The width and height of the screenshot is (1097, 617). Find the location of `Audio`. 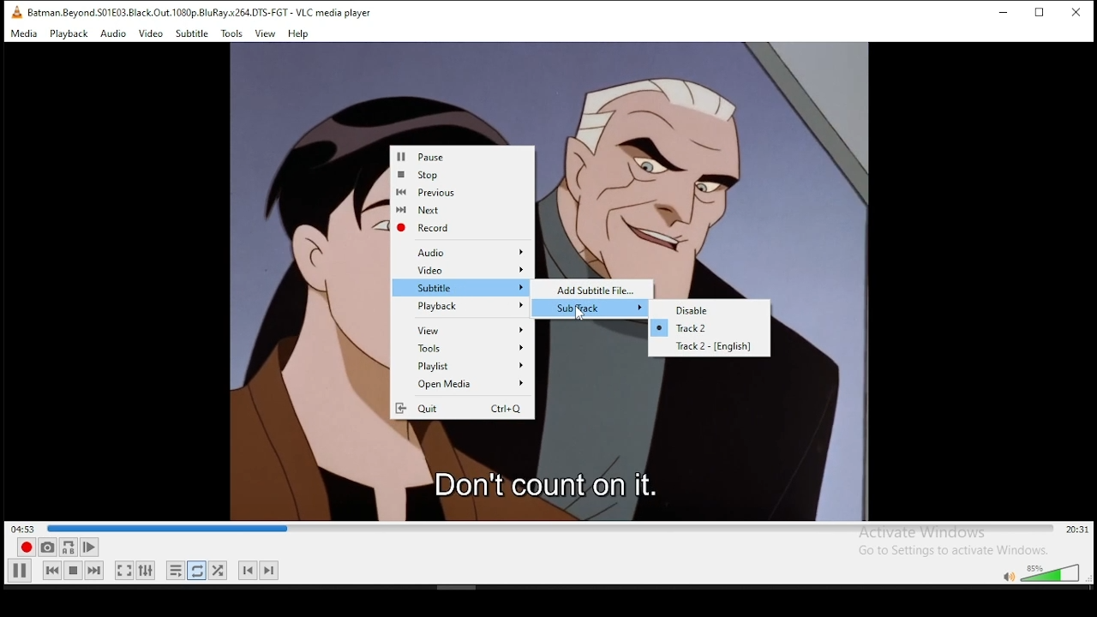

Audio is located at coordinates (113, 35).